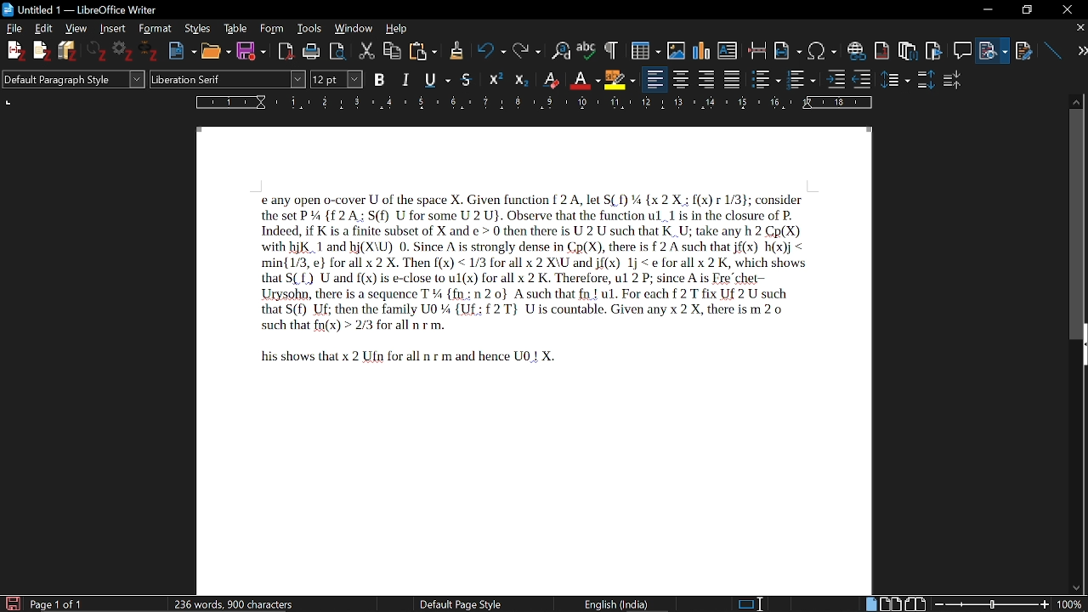 Image resolution: width=1088 pixels, height=612 pixels. I want to click on Insert, so click(111, 29).